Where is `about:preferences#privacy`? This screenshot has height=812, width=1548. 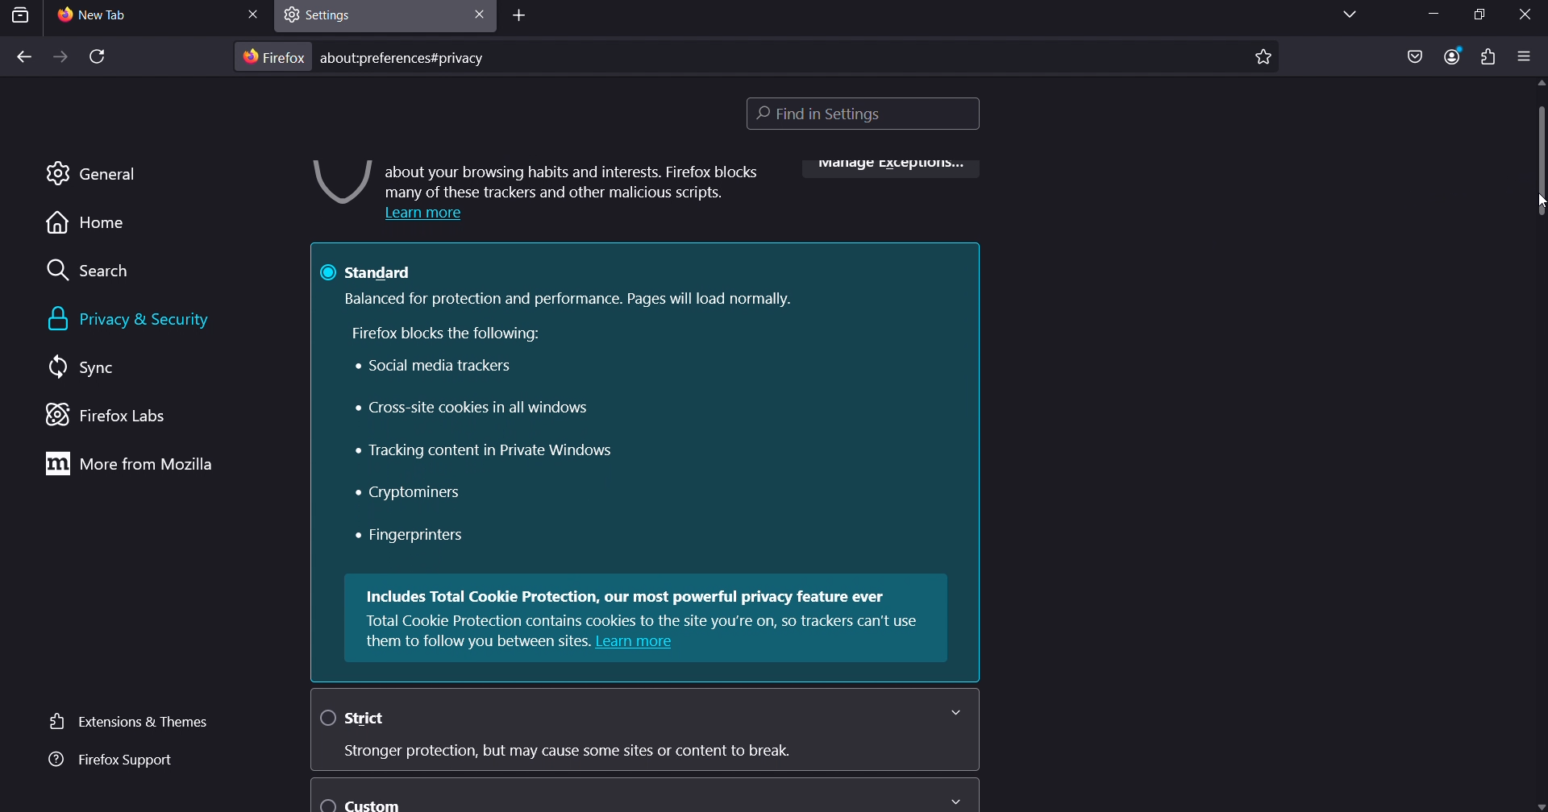
about:preferences#privacy is located at coordinates (413, 57).